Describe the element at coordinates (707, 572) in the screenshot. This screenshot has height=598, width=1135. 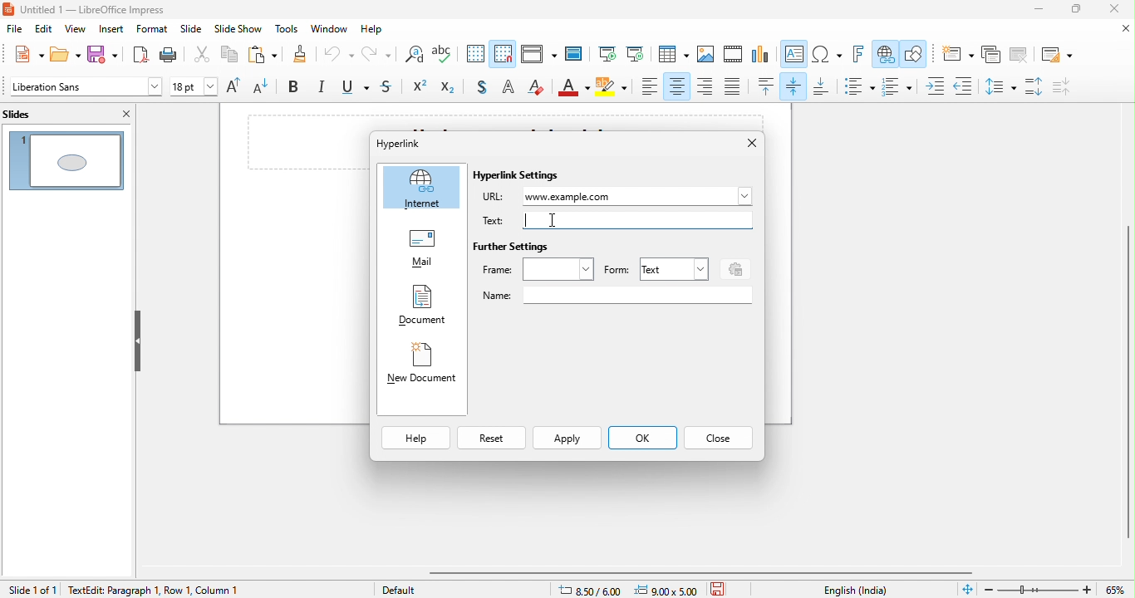
I see `horizontal scroll bar` at that location.